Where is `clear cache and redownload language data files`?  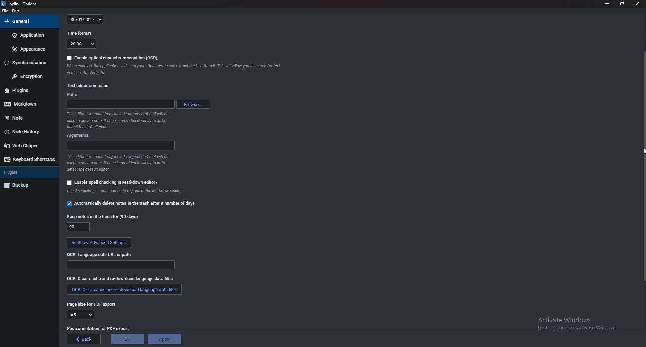 clear cache and redownload language data files is located at coordinates (123, 290).